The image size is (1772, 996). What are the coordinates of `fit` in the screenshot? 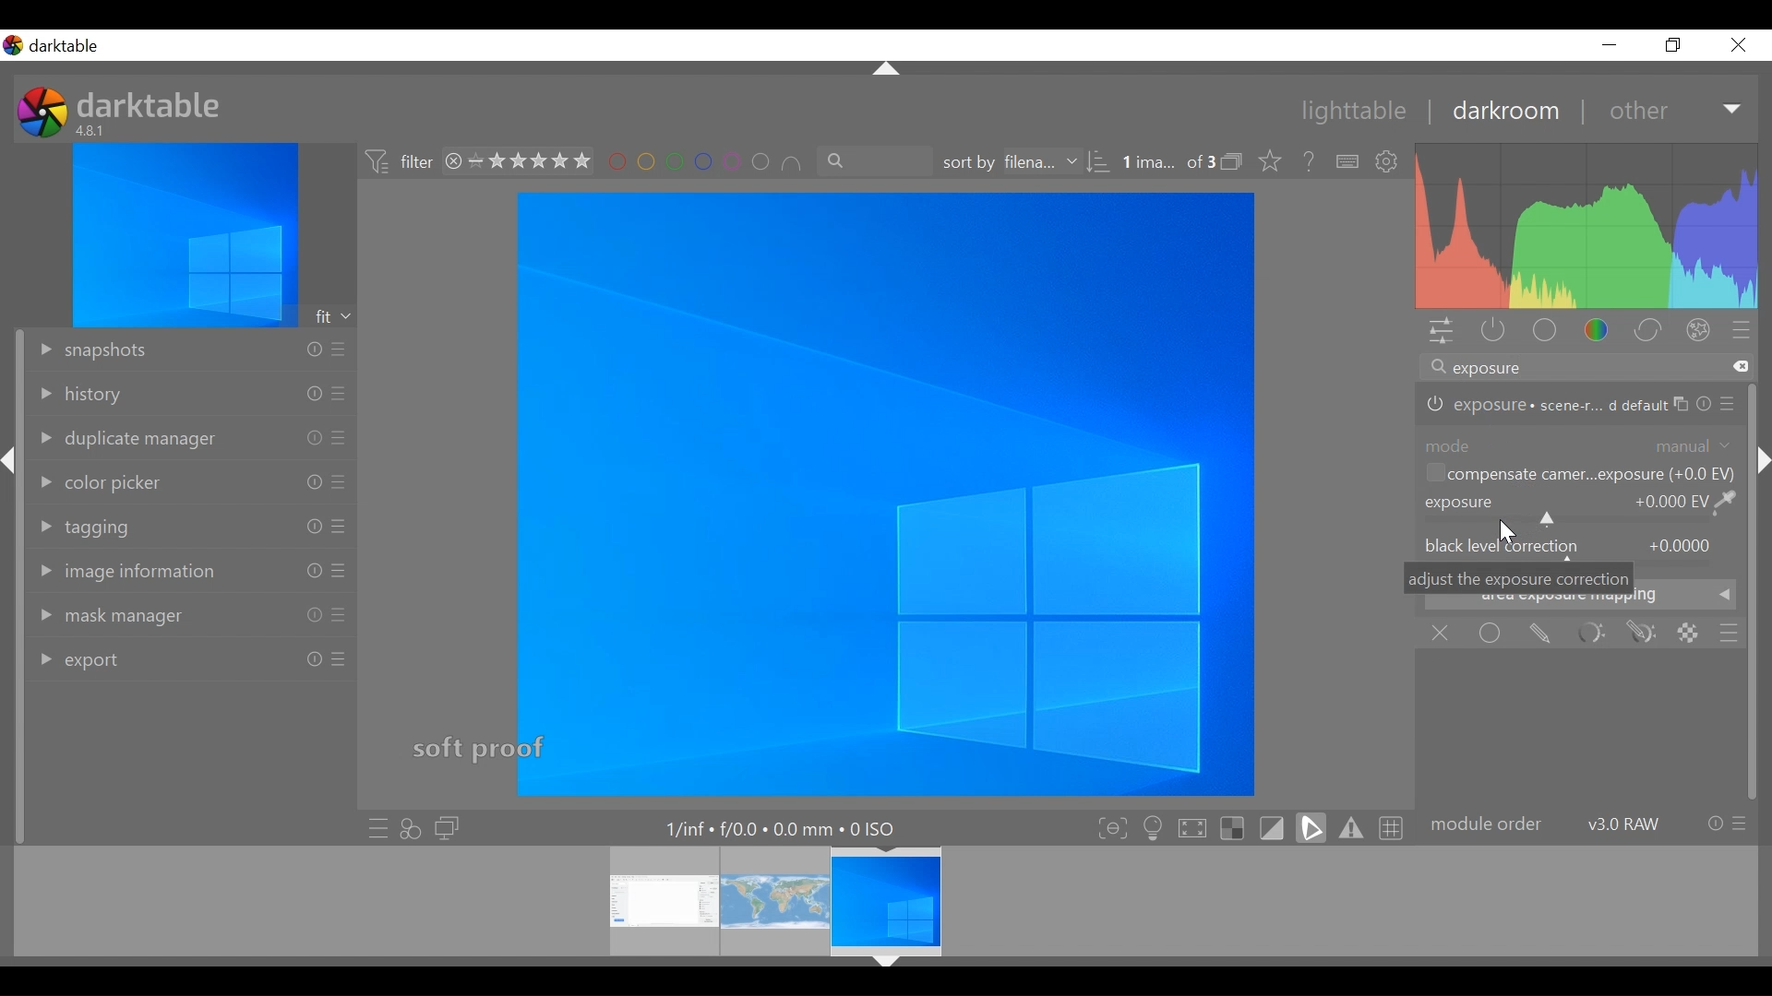 It's located at (334, 316).